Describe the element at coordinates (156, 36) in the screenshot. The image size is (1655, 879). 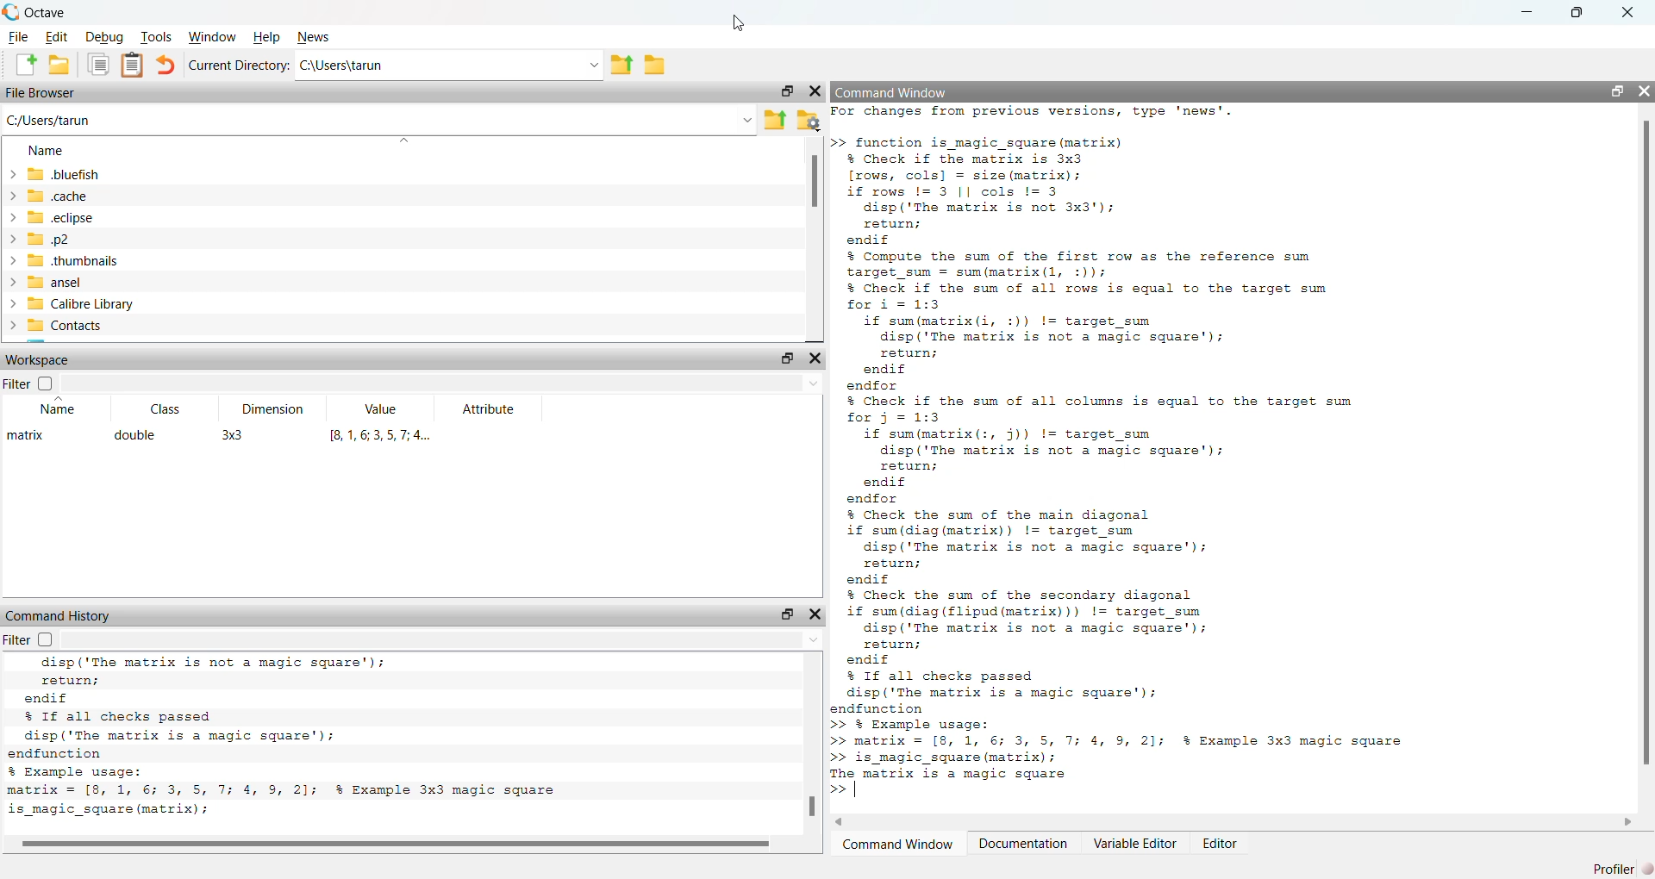
I see `Tools` at that location.